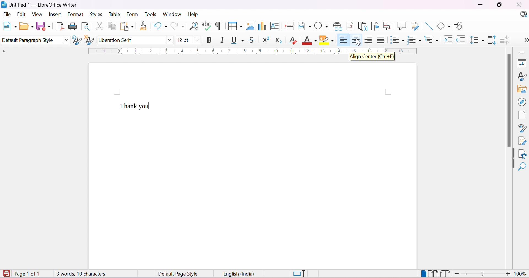 Image resolution: width=529 pixels, height=278 pixels. I want to click on Drop Down, so click(66, 40).